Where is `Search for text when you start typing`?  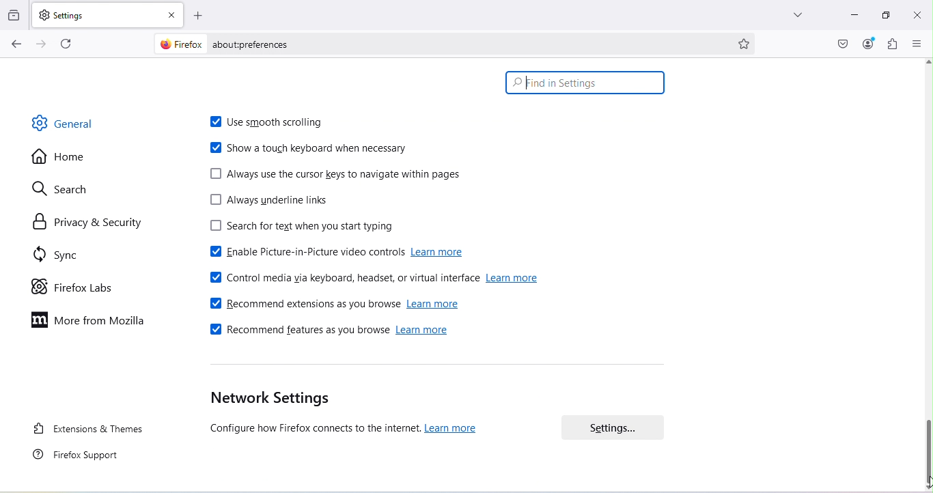 Search for text when you start typing is located at coordinates (318, 226).